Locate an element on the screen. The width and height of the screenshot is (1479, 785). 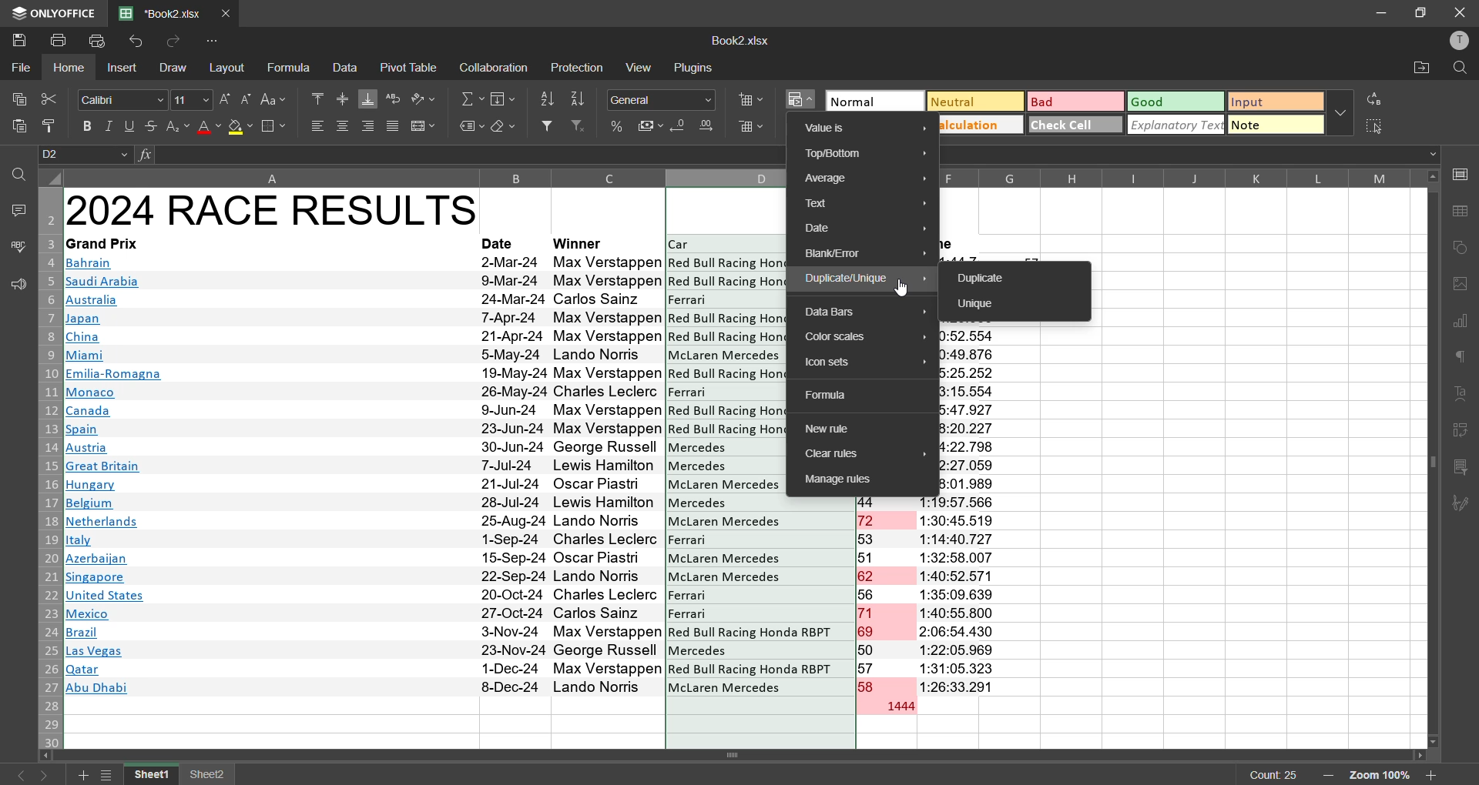
note is located at coordinates (1276, 126).